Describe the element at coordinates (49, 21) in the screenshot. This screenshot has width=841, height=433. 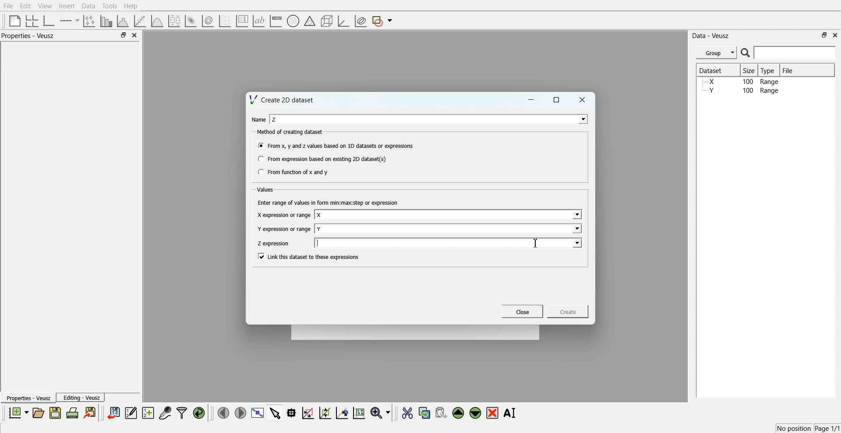
I see `Base Graph` at that location.